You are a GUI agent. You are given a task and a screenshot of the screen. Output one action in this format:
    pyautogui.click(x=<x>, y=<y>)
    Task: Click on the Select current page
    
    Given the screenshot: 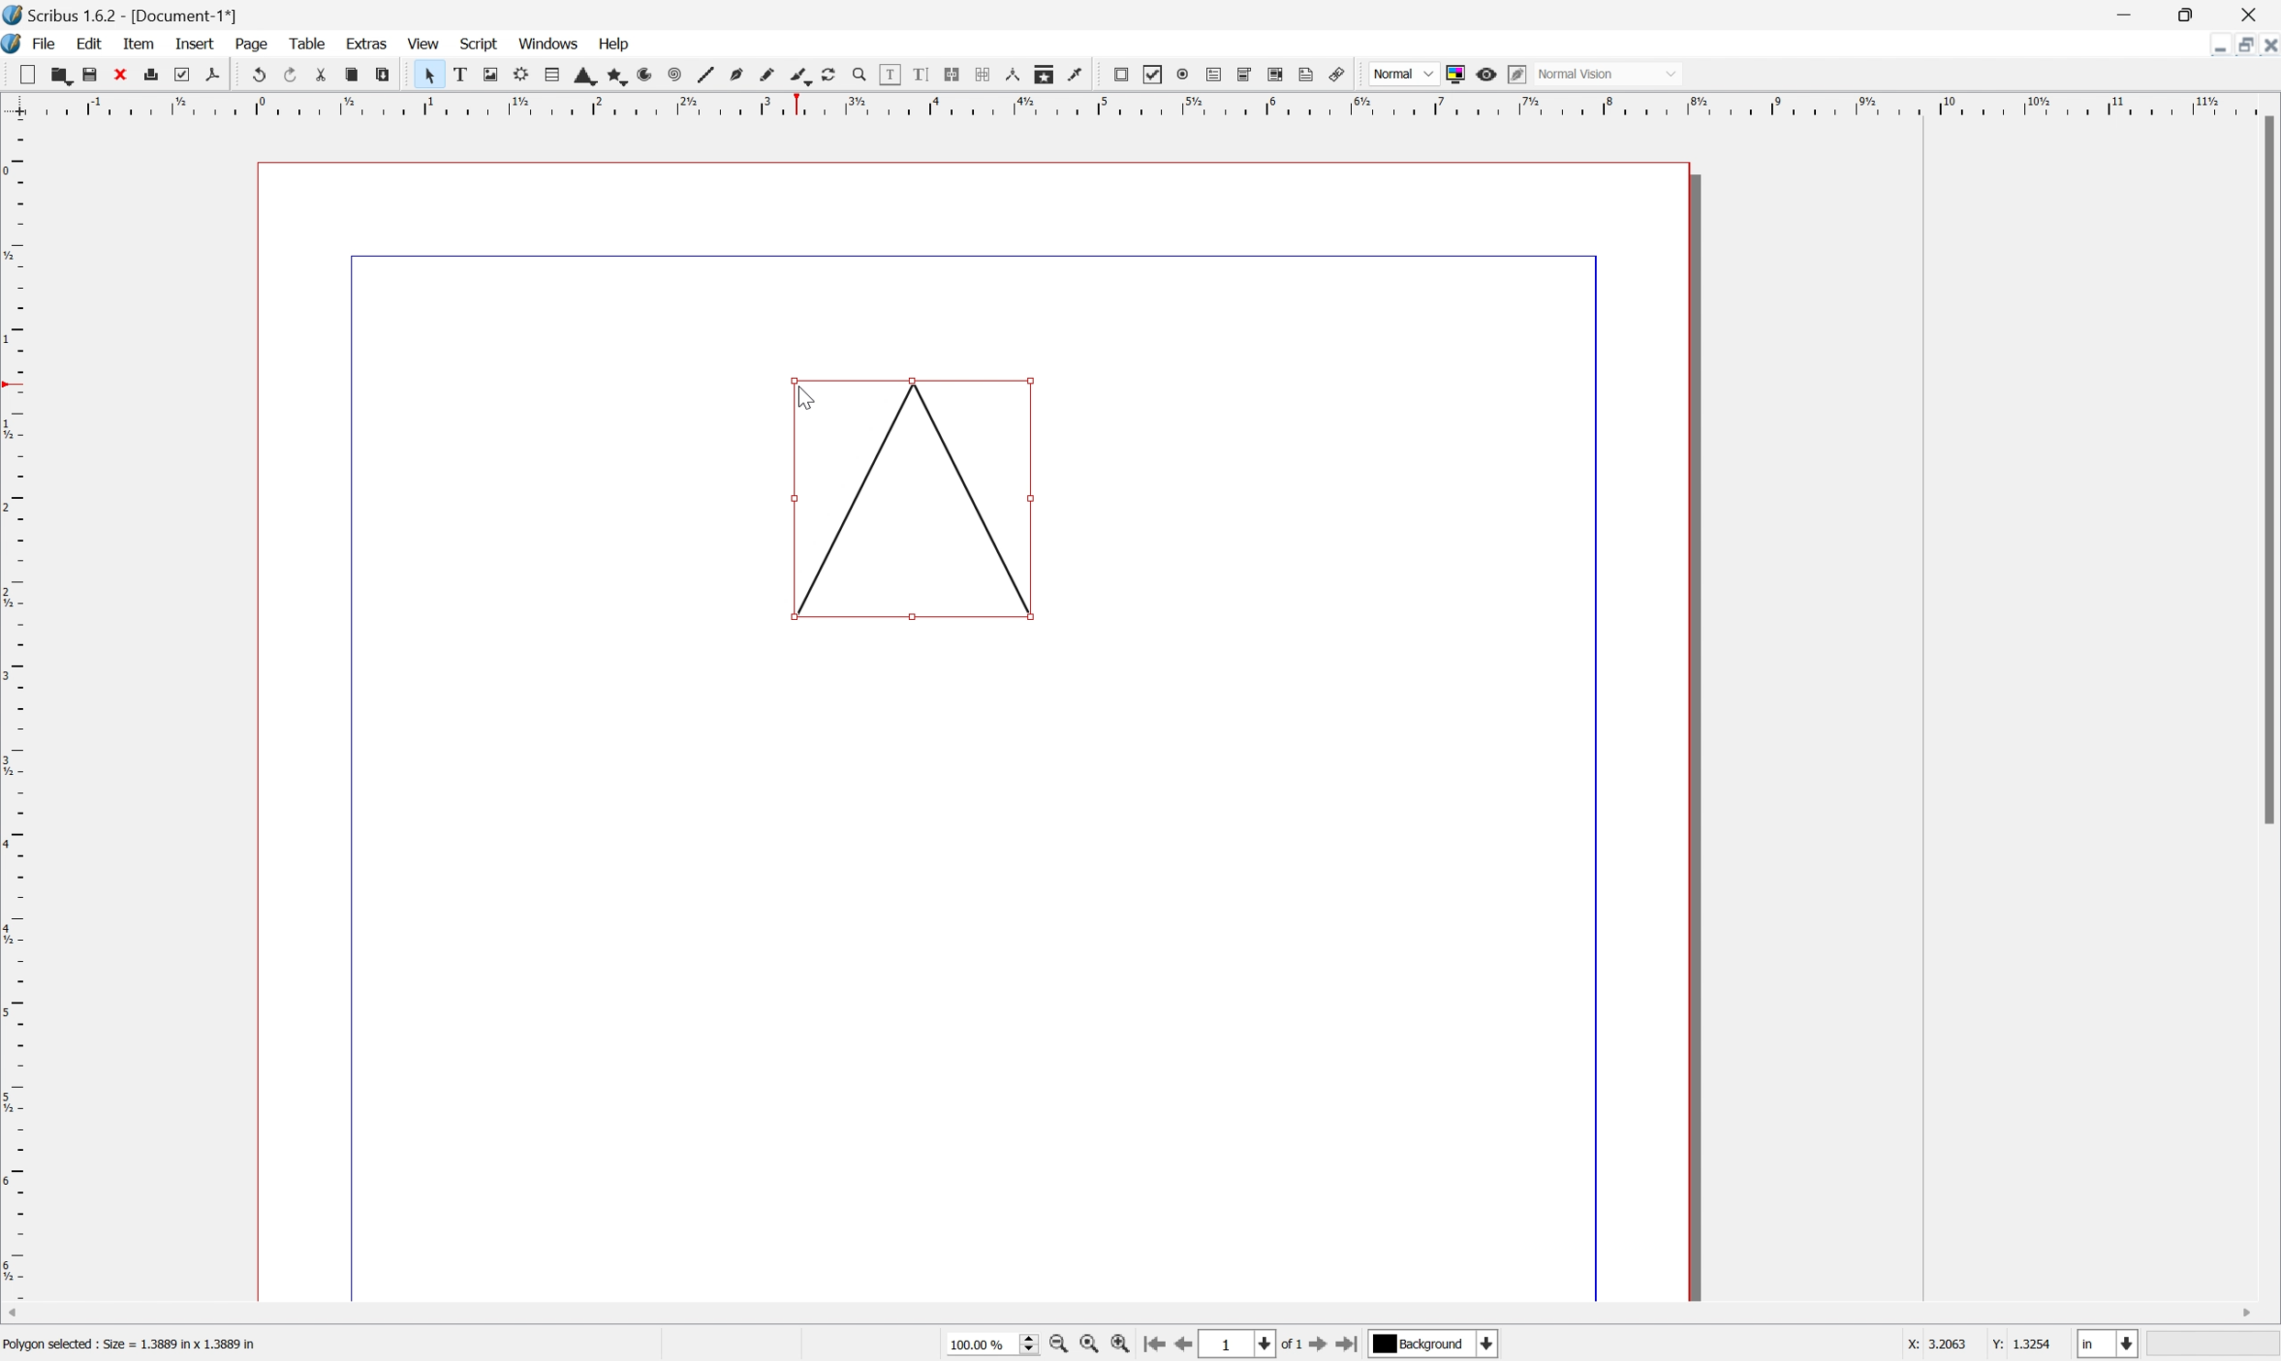 What is the action you would take?
    pyautogui.click(x=1259, y=1344)
    